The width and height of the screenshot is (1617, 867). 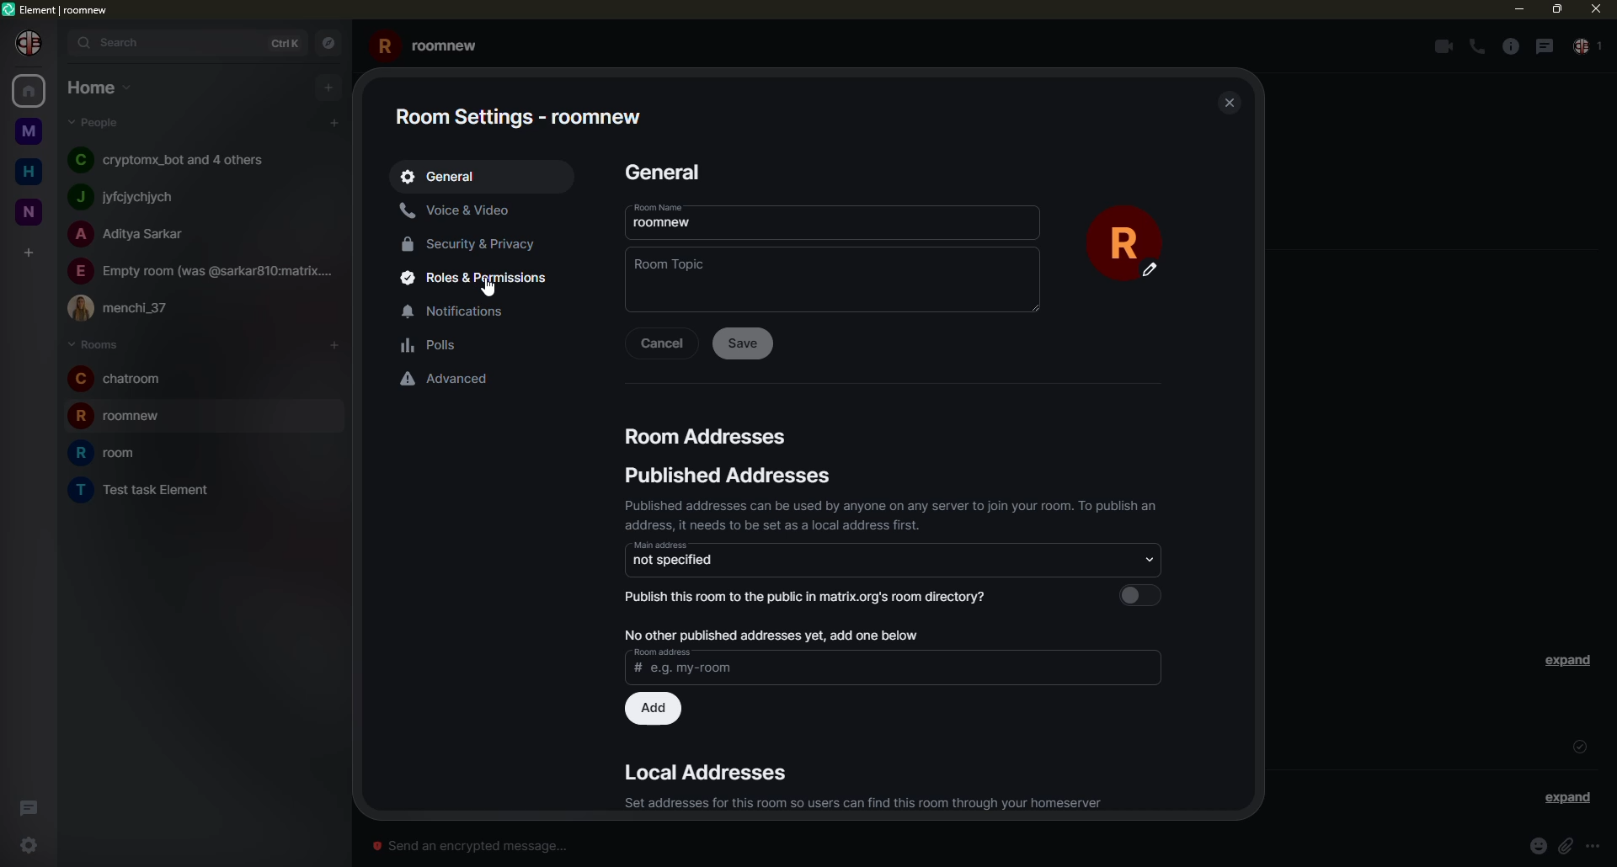 I want to click on mi, so click(x=1518, y=10).